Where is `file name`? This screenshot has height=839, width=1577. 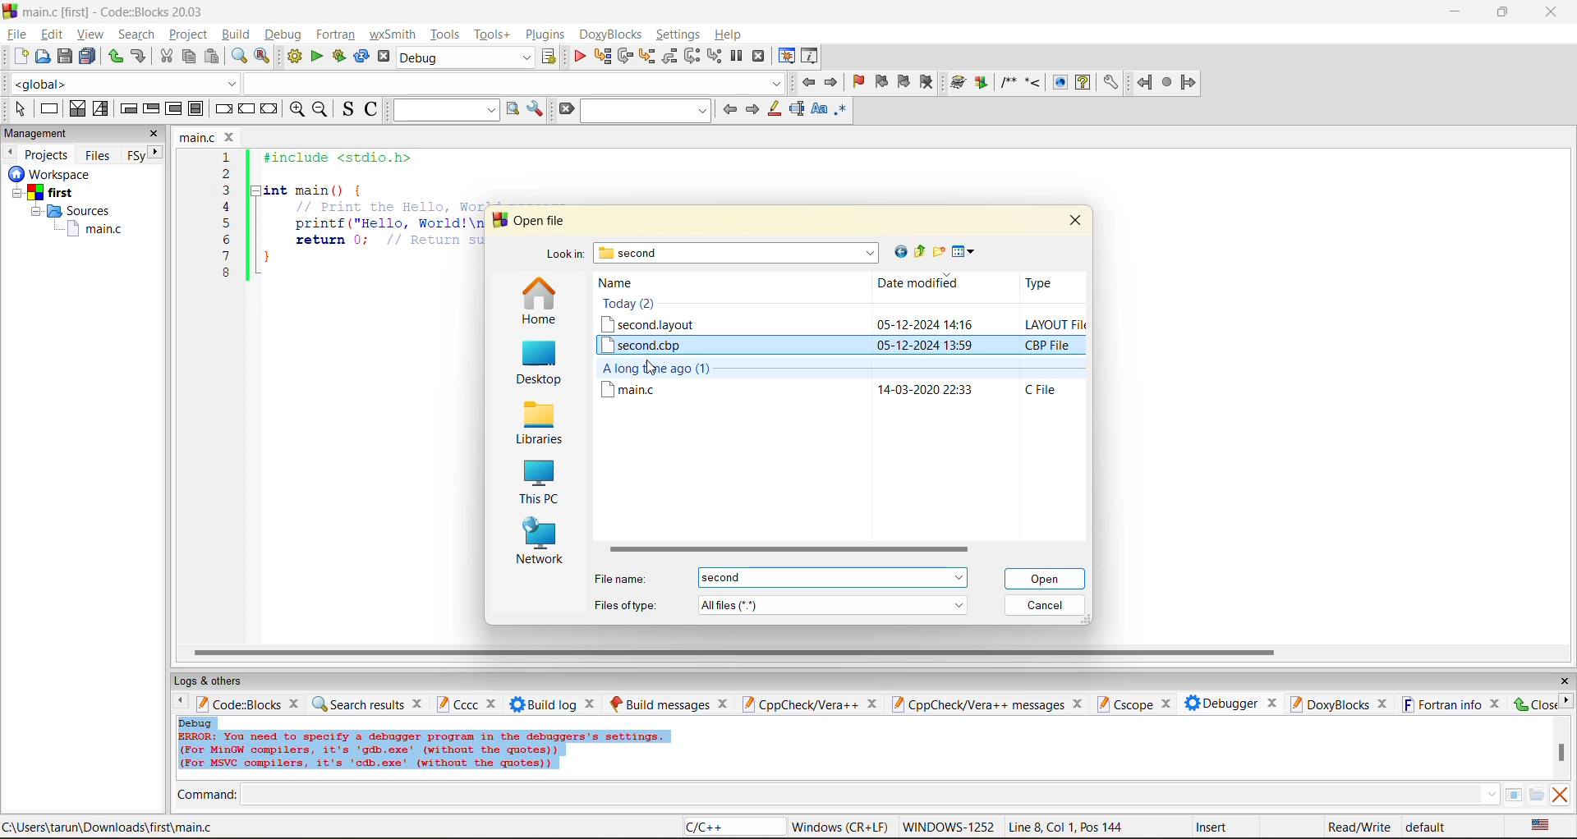
file name is located at coordinates (199, 137).